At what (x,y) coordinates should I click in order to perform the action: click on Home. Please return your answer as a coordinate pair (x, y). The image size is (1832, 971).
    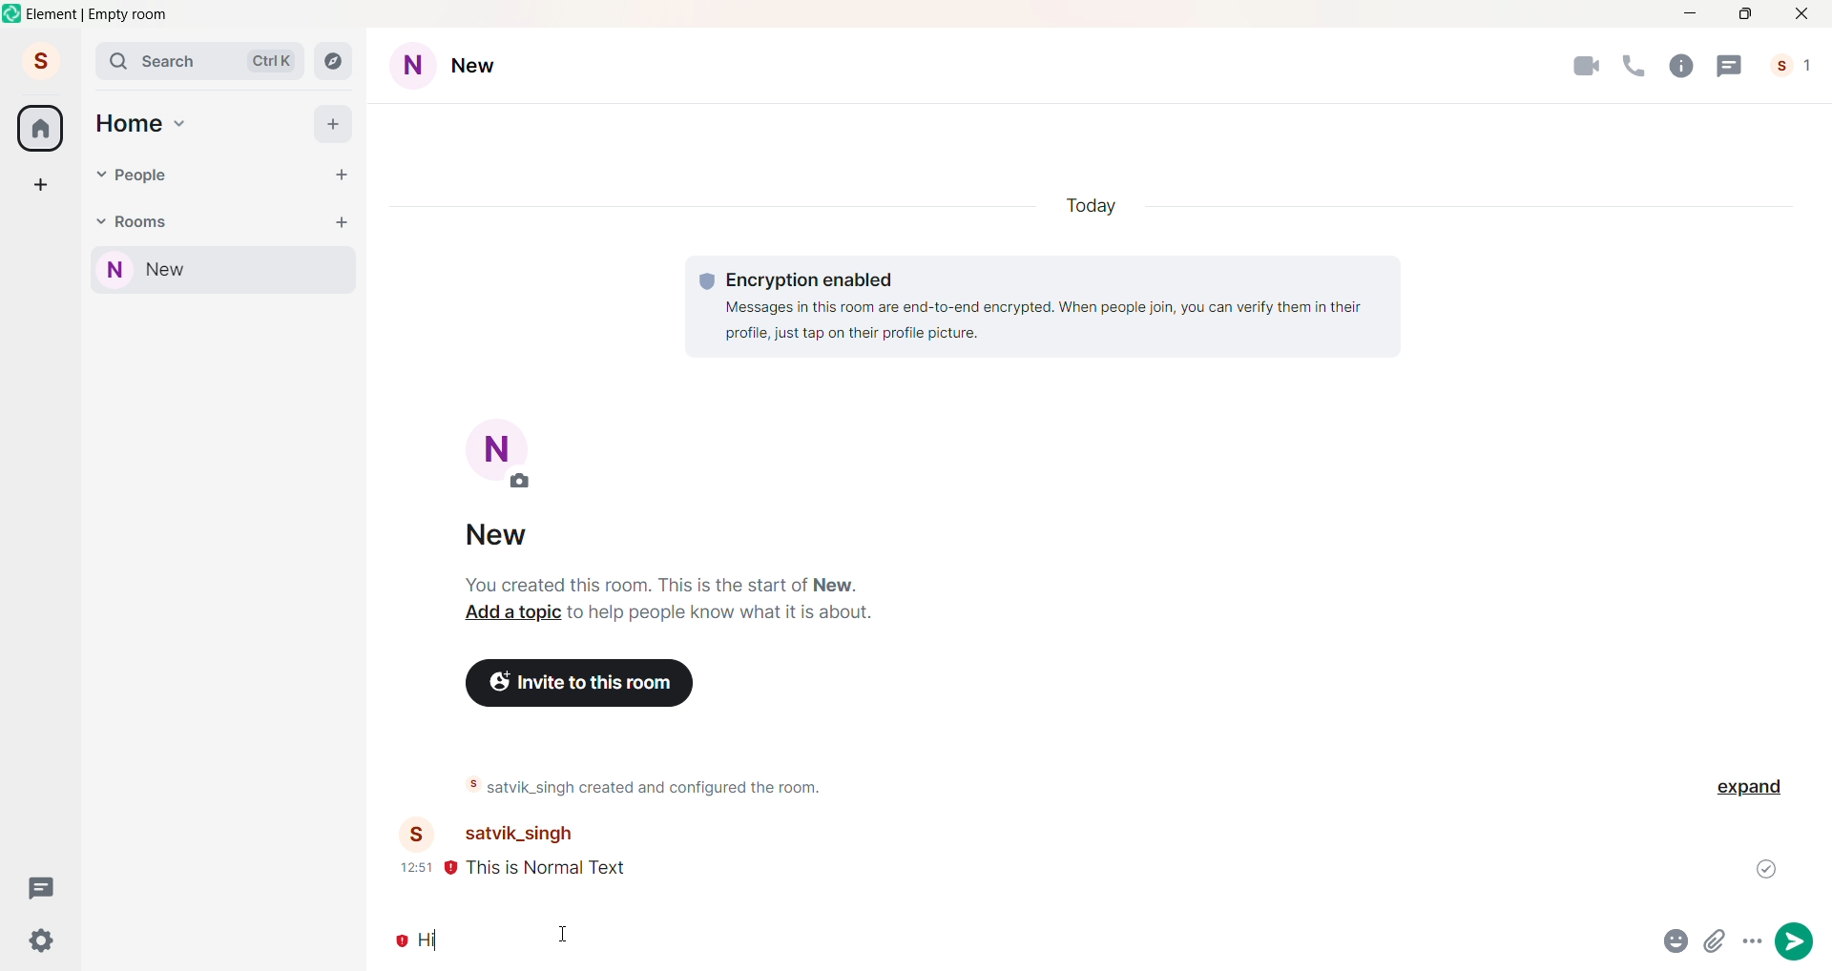
    Looking at the image, I should click on (129, 124).